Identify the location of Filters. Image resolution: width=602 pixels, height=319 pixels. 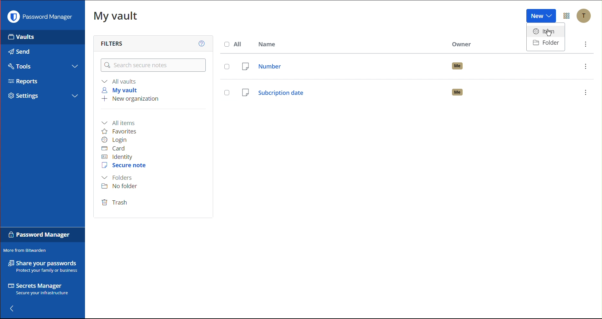
(111, 43).